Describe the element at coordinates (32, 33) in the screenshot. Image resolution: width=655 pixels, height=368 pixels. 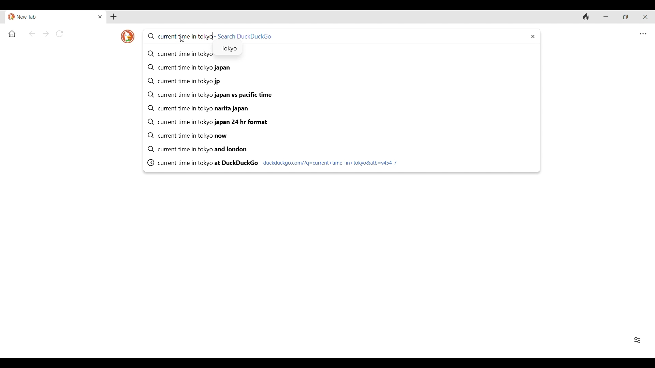
I see `Go back` at that location.